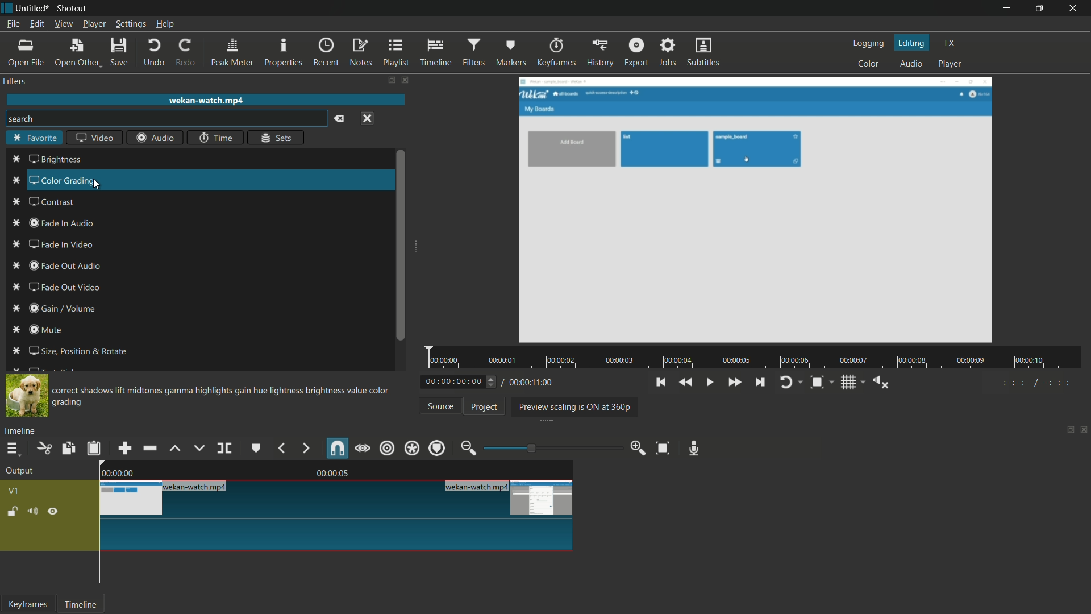 This screenshot has width=1091, height=614. What do you see at coordinates (94, 24) in the screenshot?
I see `player menu` at bounding box center [94, 24].